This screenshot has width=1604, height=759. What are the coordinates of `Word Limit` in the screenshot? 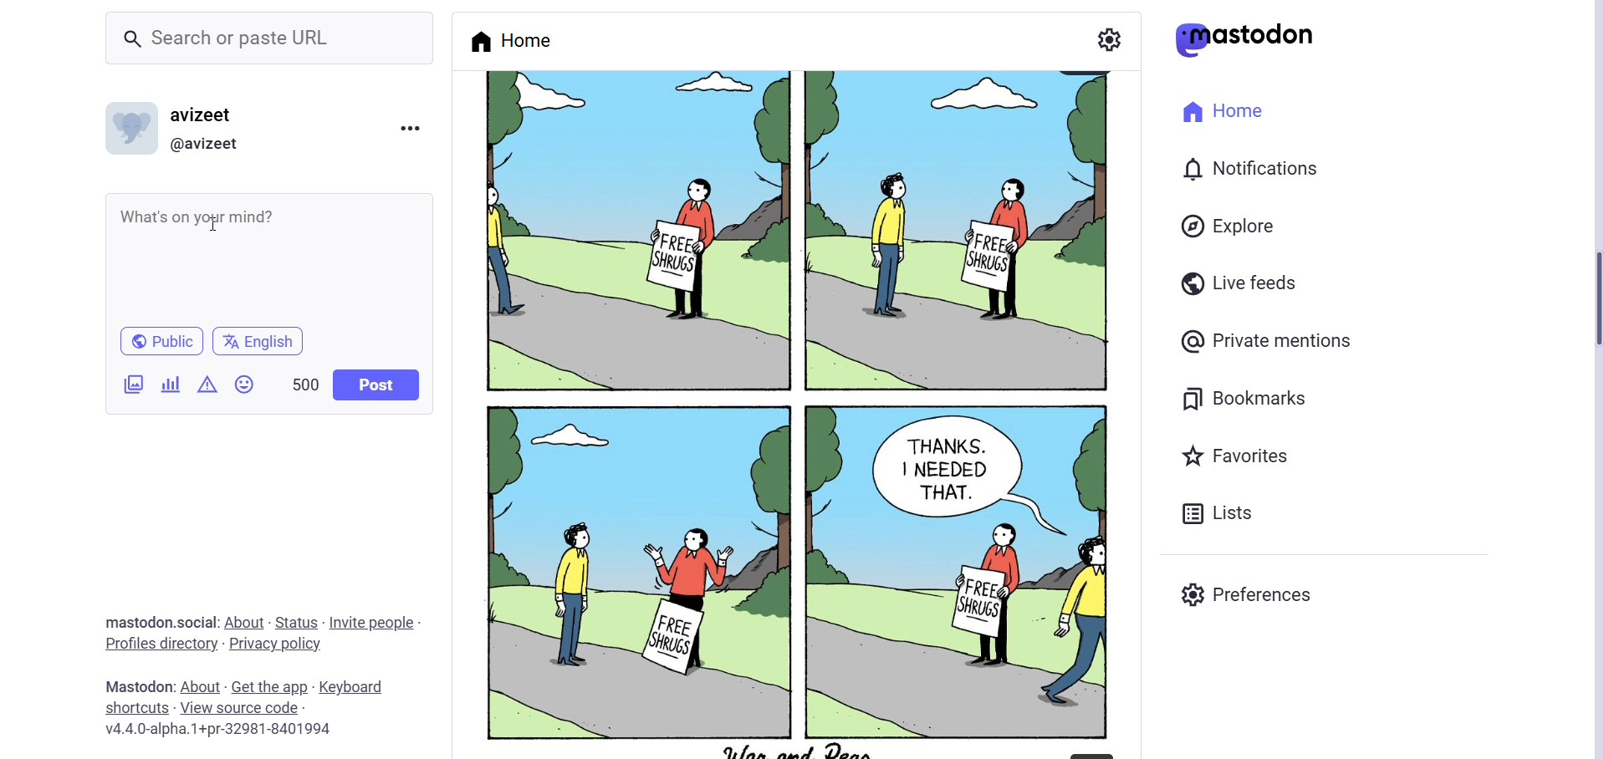 It's located at (306, 382).